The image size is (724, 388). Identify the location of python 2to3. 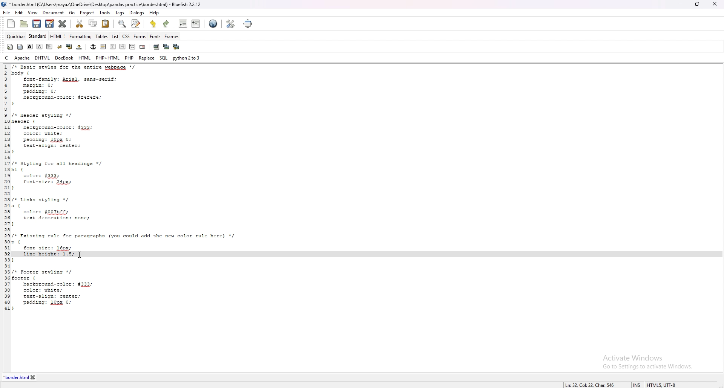
(187, 58).